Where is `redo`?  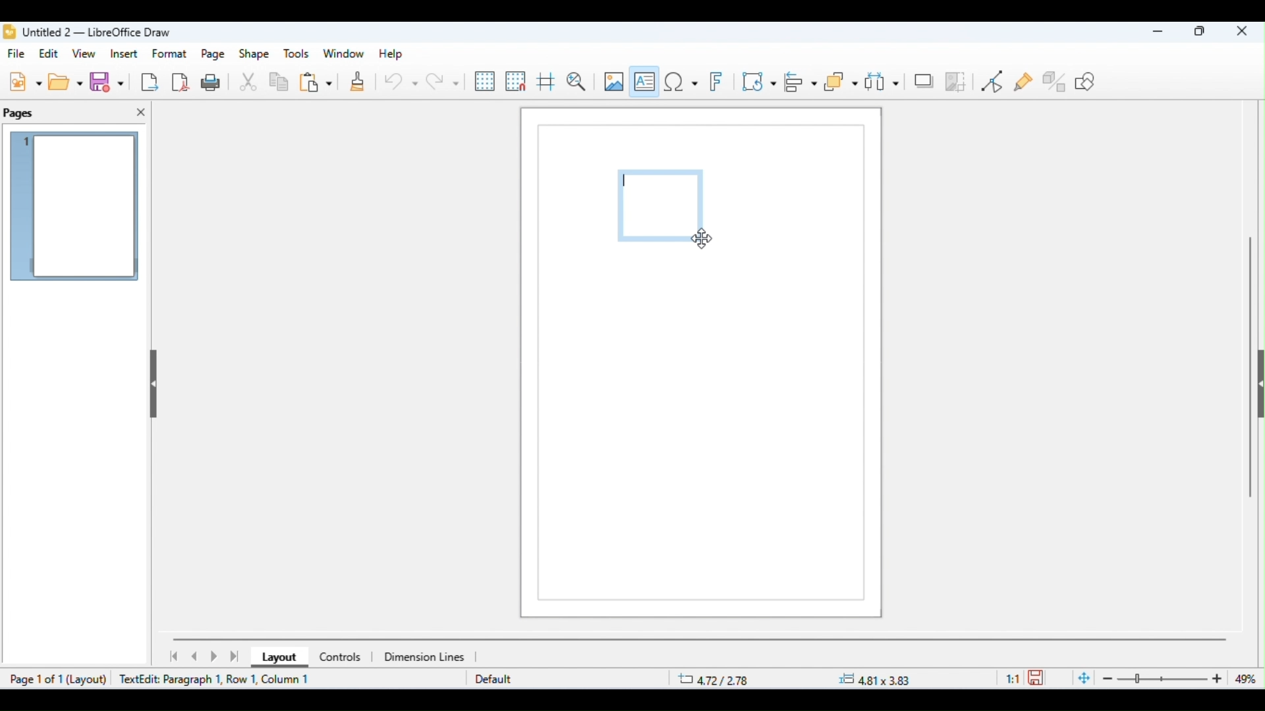 redo is located at coordinates (442, 81).